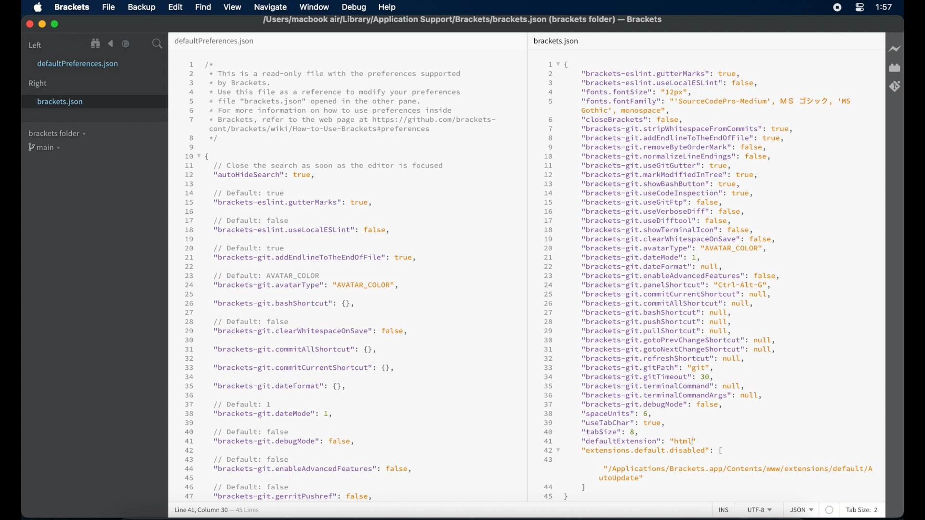 The image size is (925, 520). I want to click on control center, so click(859, 8).